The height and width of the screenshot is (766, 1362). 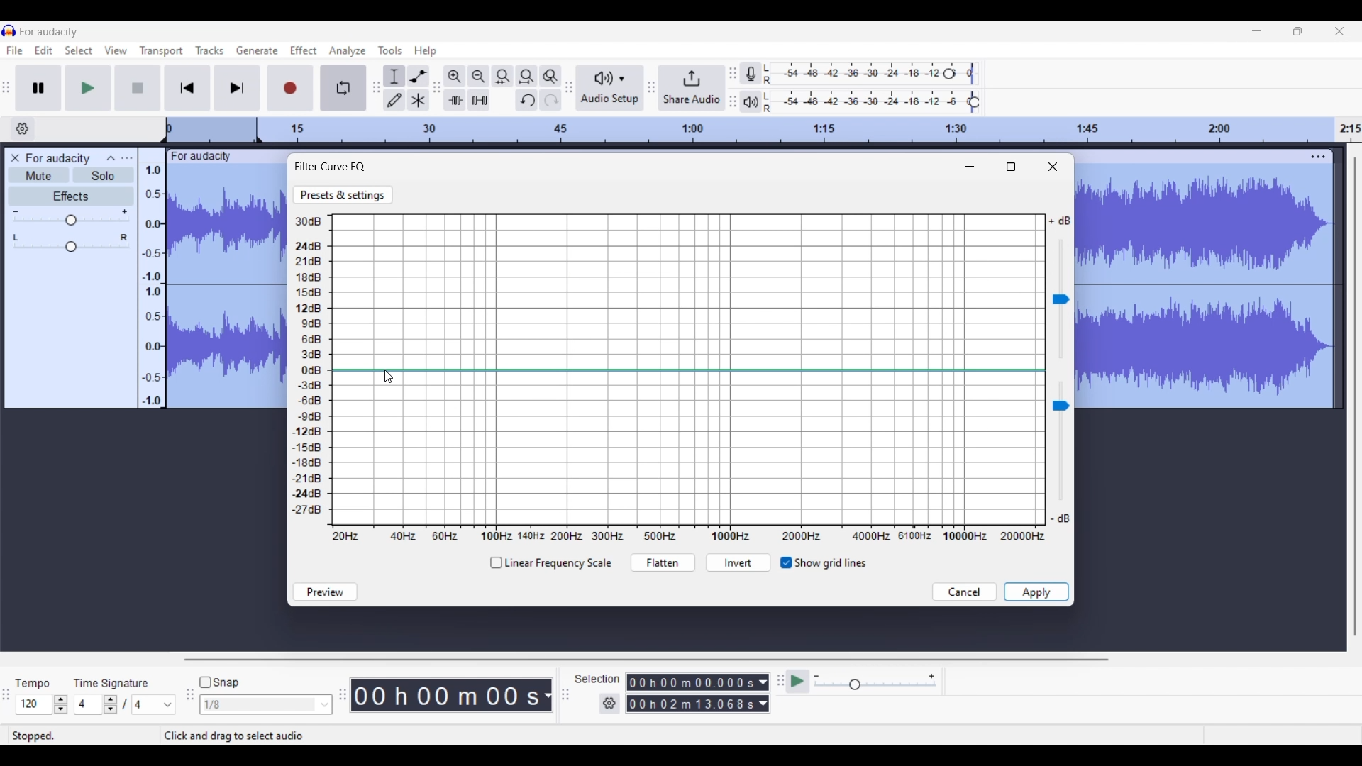 I want to click on Edit menu, so click(x=44, y=51).